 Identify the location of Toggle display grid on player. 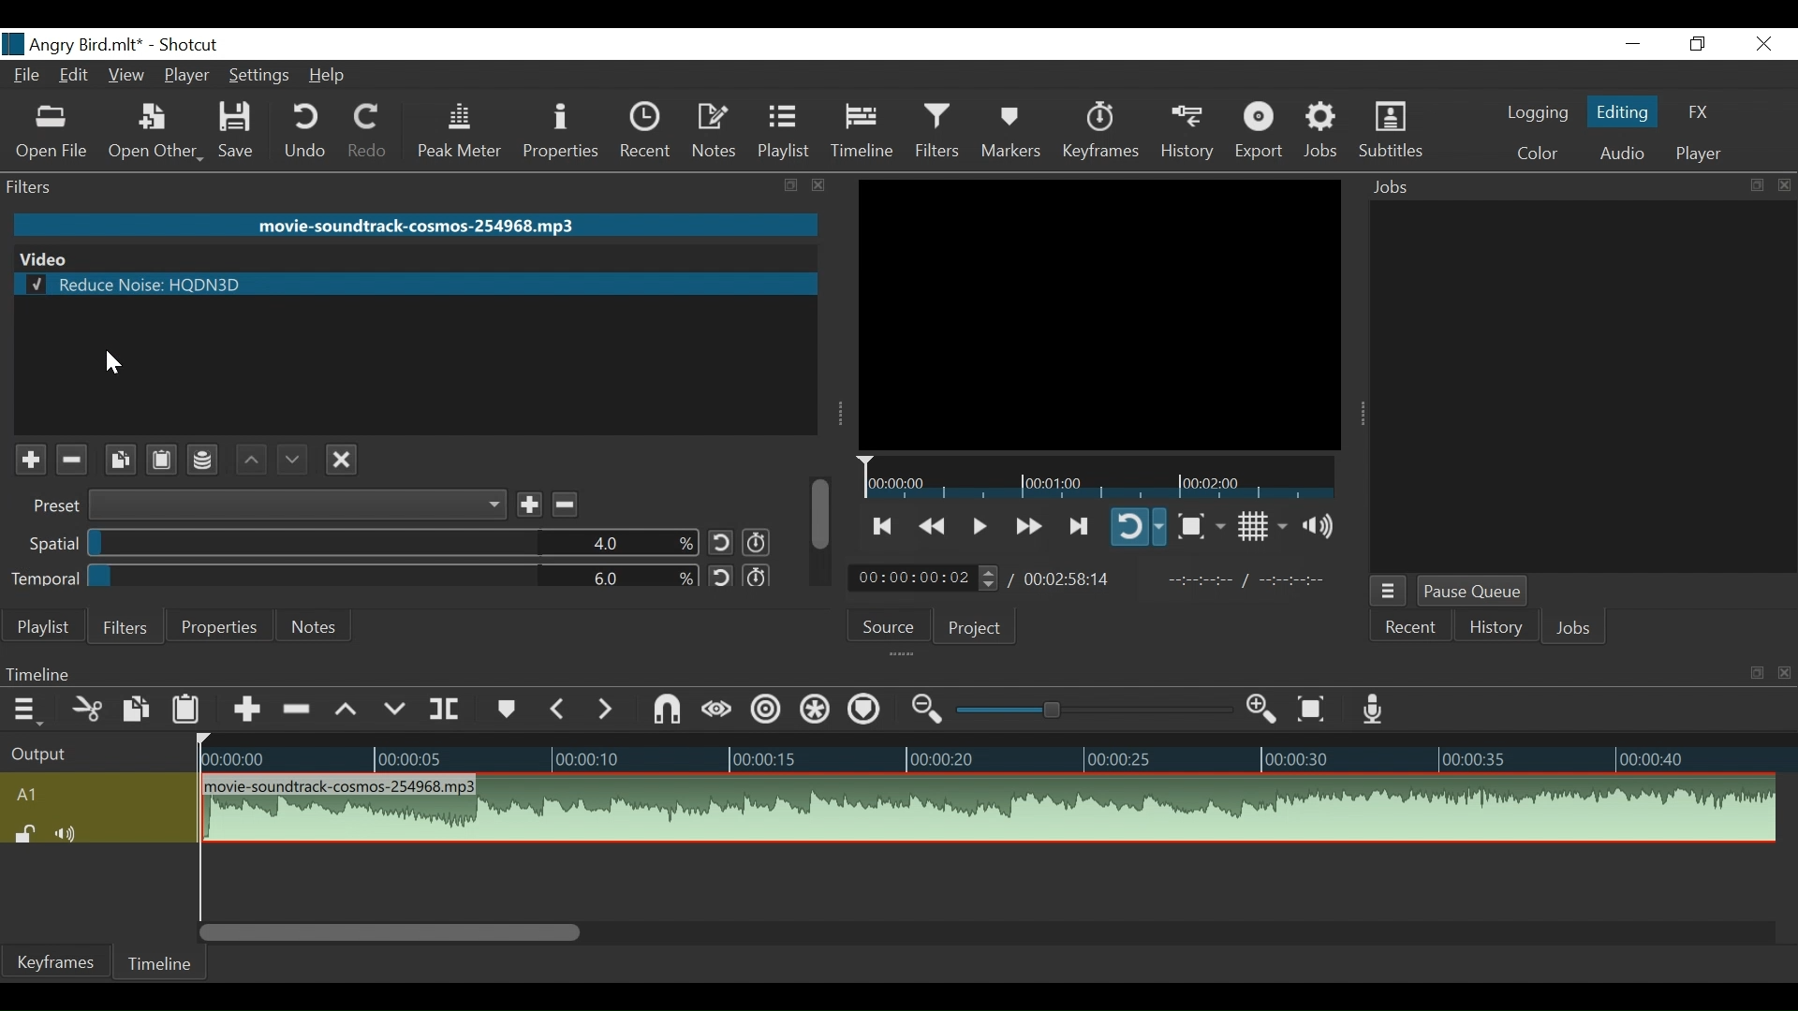
(1261, 528).